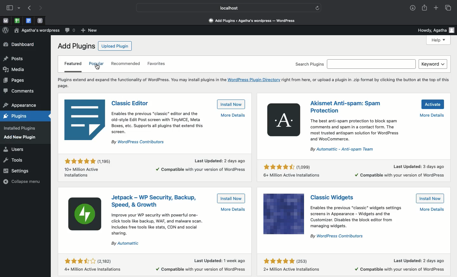 The width and height of the screenshot is (457, 277). I want to click on Recommended, so click(127, 64).